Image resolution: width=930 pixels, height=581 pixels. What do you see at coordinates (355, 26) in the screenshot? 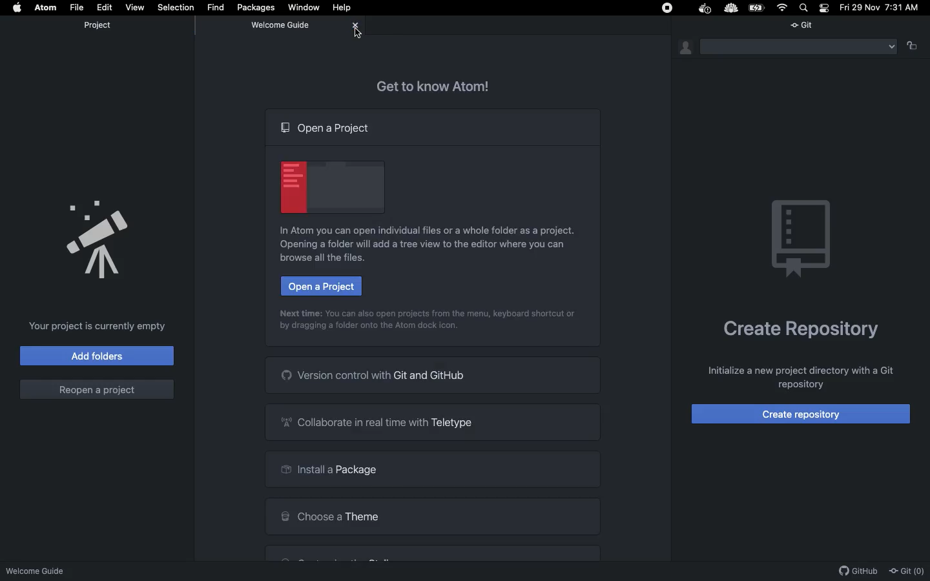
I see `Close` at bounding box center [355, 26].